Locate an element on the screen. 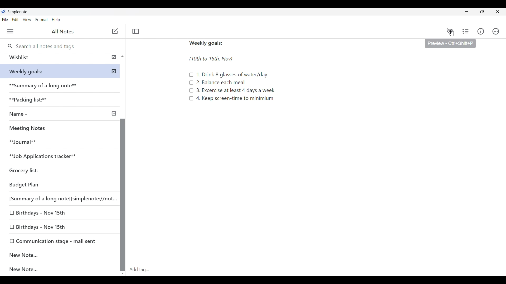 This screenshot has width=506, height=284. **Packaging list:** is located at coordinates (33, 101).